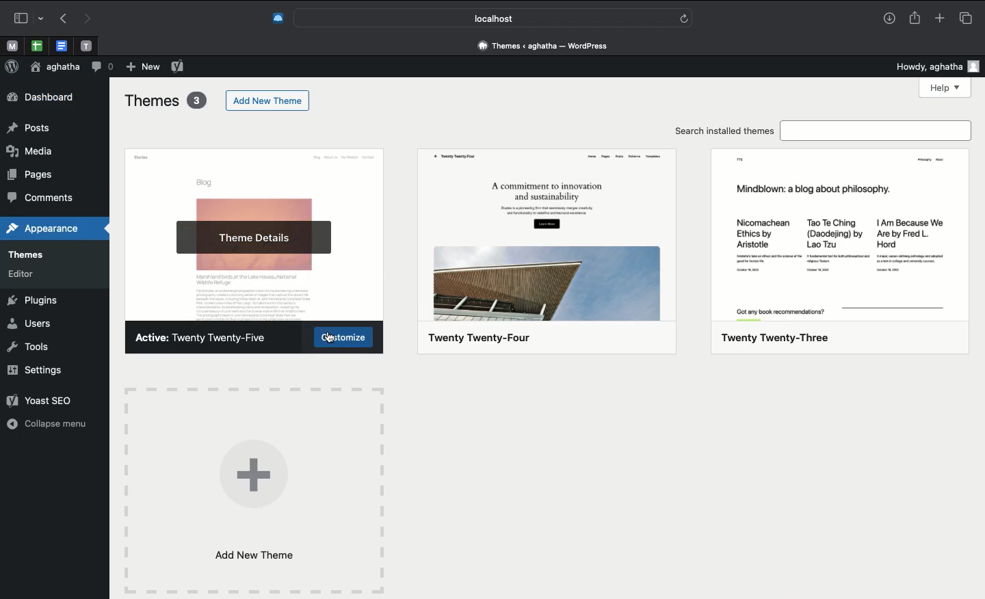  I want to click on Extensions, so click(276, 18).